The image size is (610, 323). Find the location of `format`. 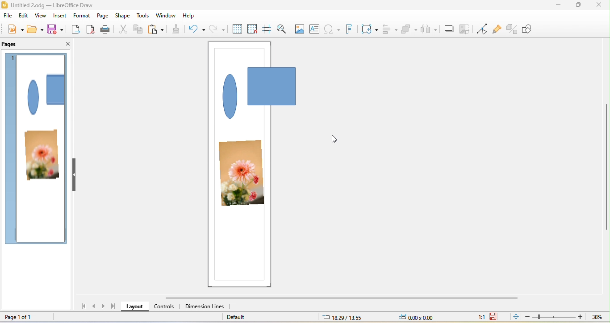

format is located at coordinates (82, 16).